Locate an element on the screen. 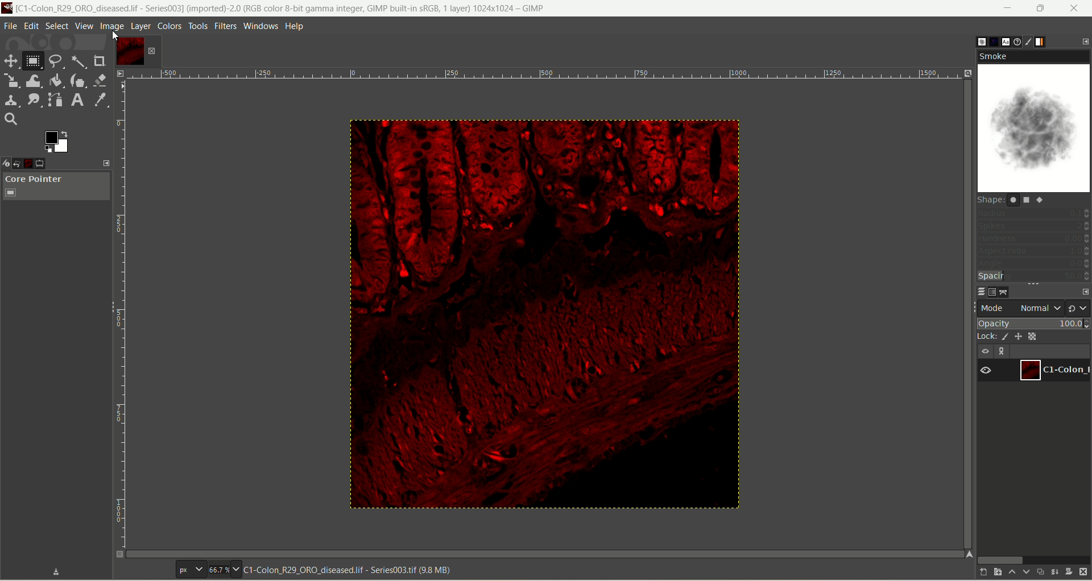 This screenshot has height=581, width=1092. eraser tool is located at coordinates (100, 81).